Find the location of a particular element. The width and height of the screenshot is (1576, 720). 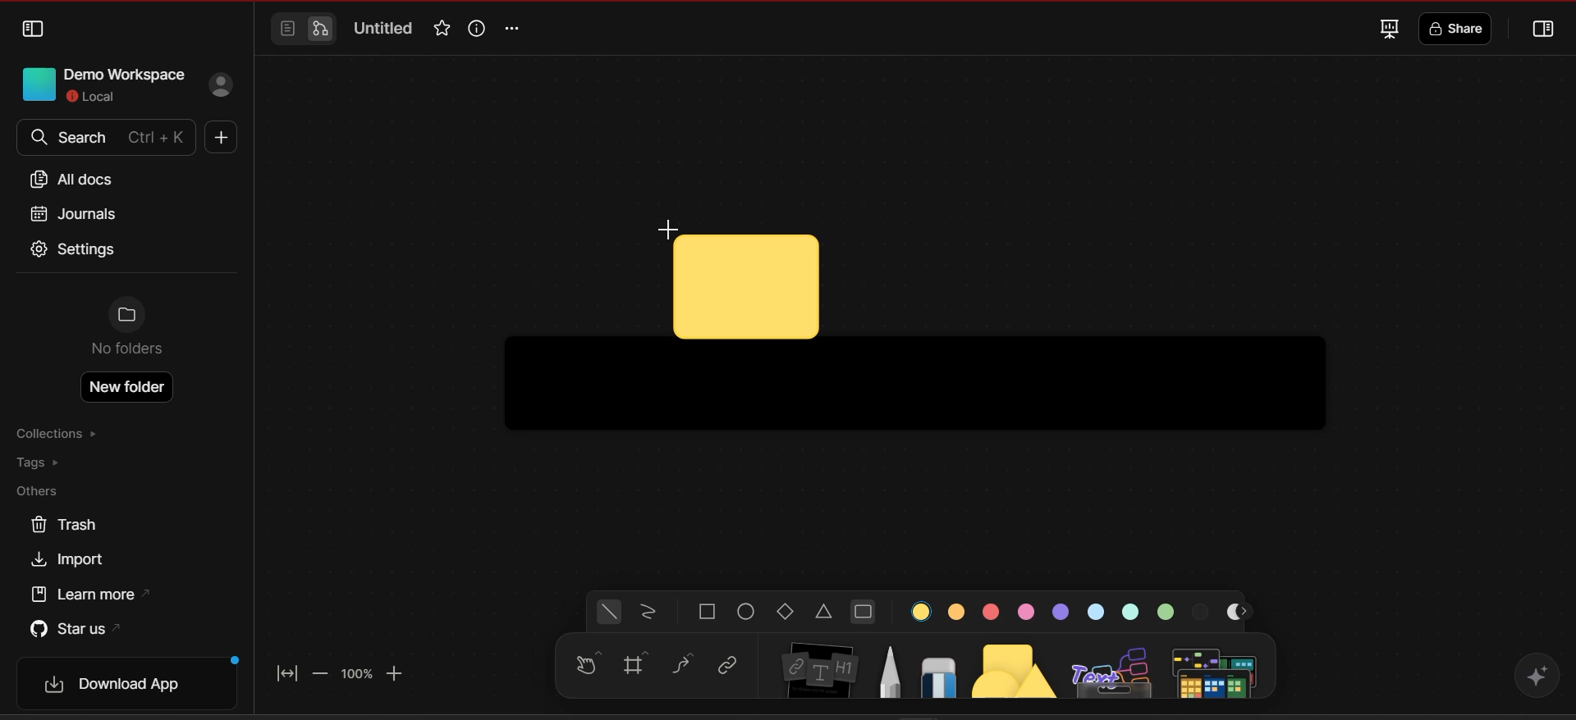

zoom factor is located at coordinates (356, 674).